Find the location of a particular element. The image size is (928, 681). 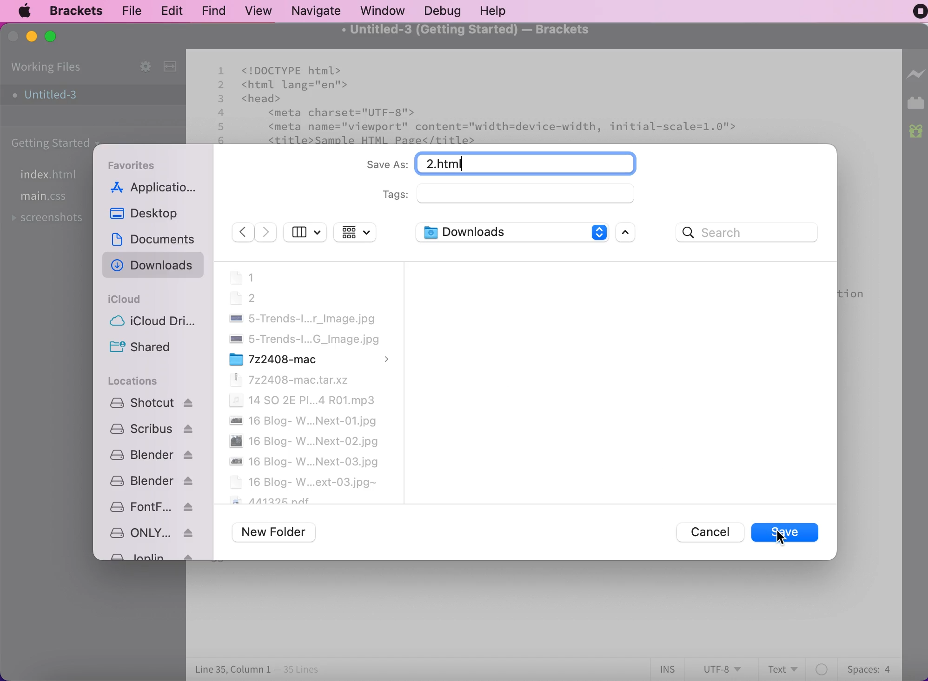

utf-8 is located at coordinates (723, 668).